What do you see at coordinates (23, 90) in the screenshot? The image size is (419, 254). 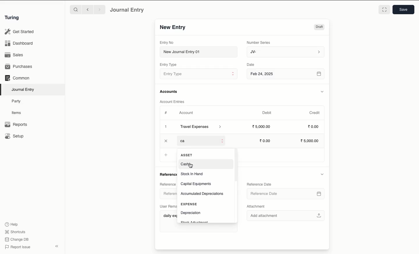 I see `Journal Entry` at bounding box center [23, 90].